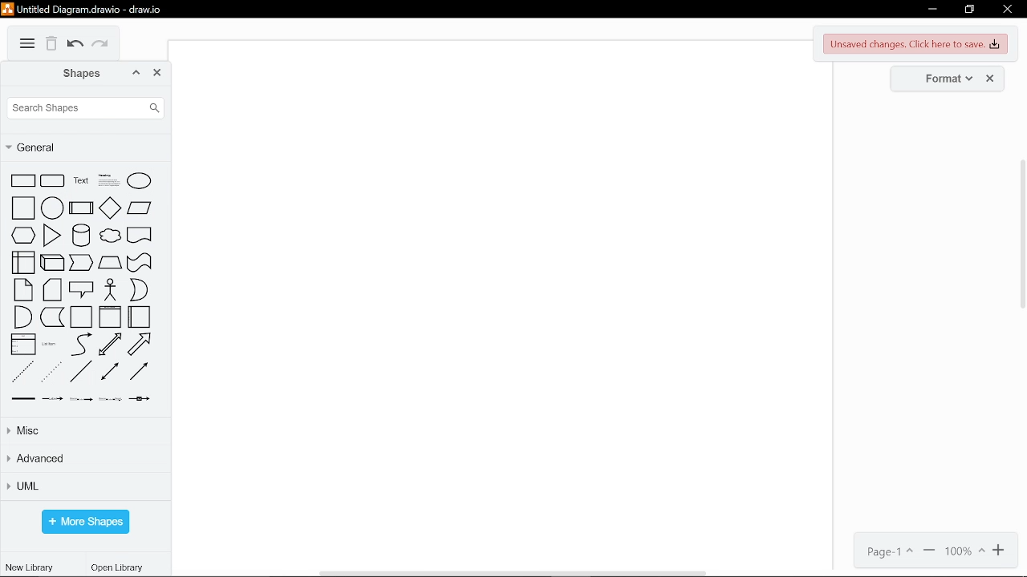 Image resolution: width=1027 pixels, height=577 pixels. Describe the element at coordinates (85, 460) in the screenshot. I see `advanced` at that location.